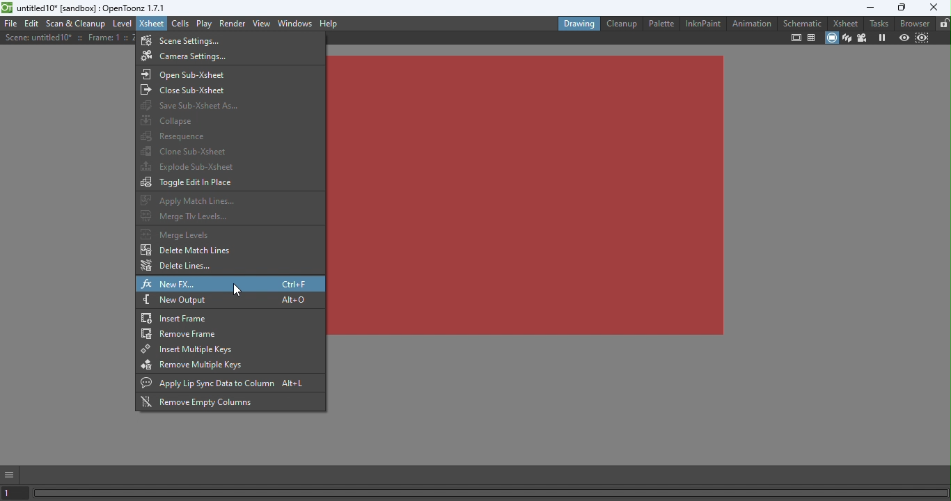 The height and width of the screenshot is (501, 951). I want to click on Cleanup, so click(621, 23).